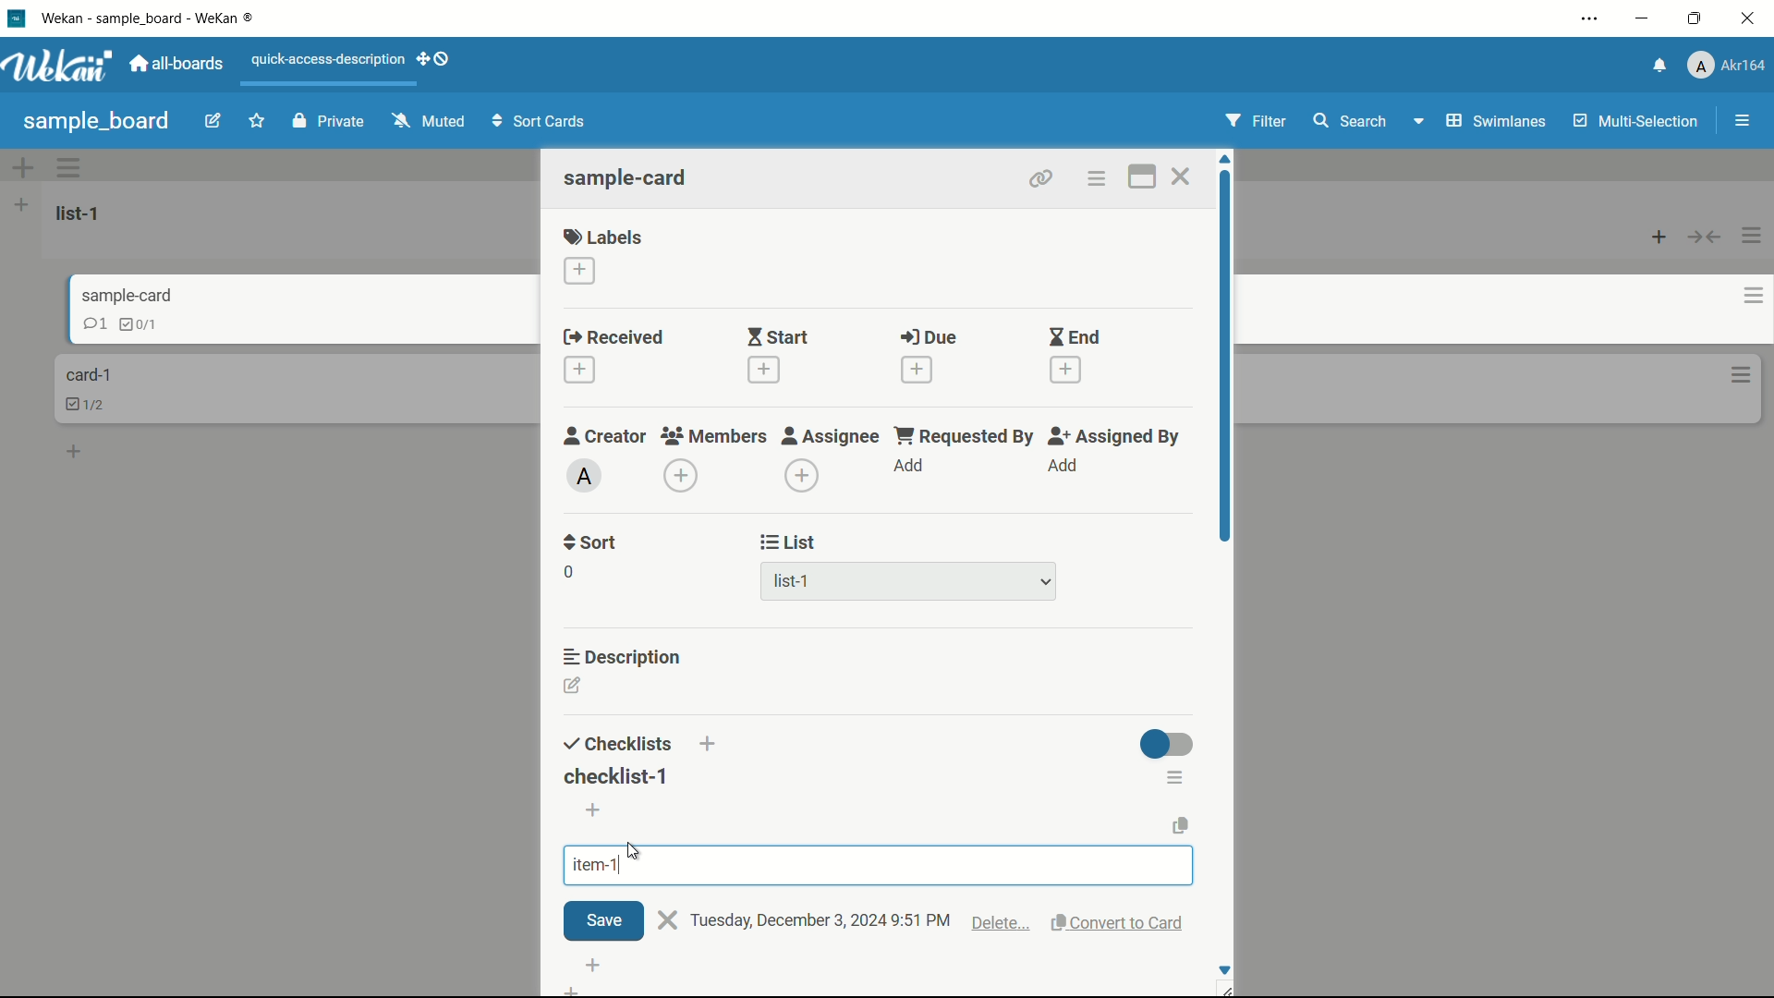  Describe the element at coordinates (179, 64) in the screenshot. I see `all boards` at that location.